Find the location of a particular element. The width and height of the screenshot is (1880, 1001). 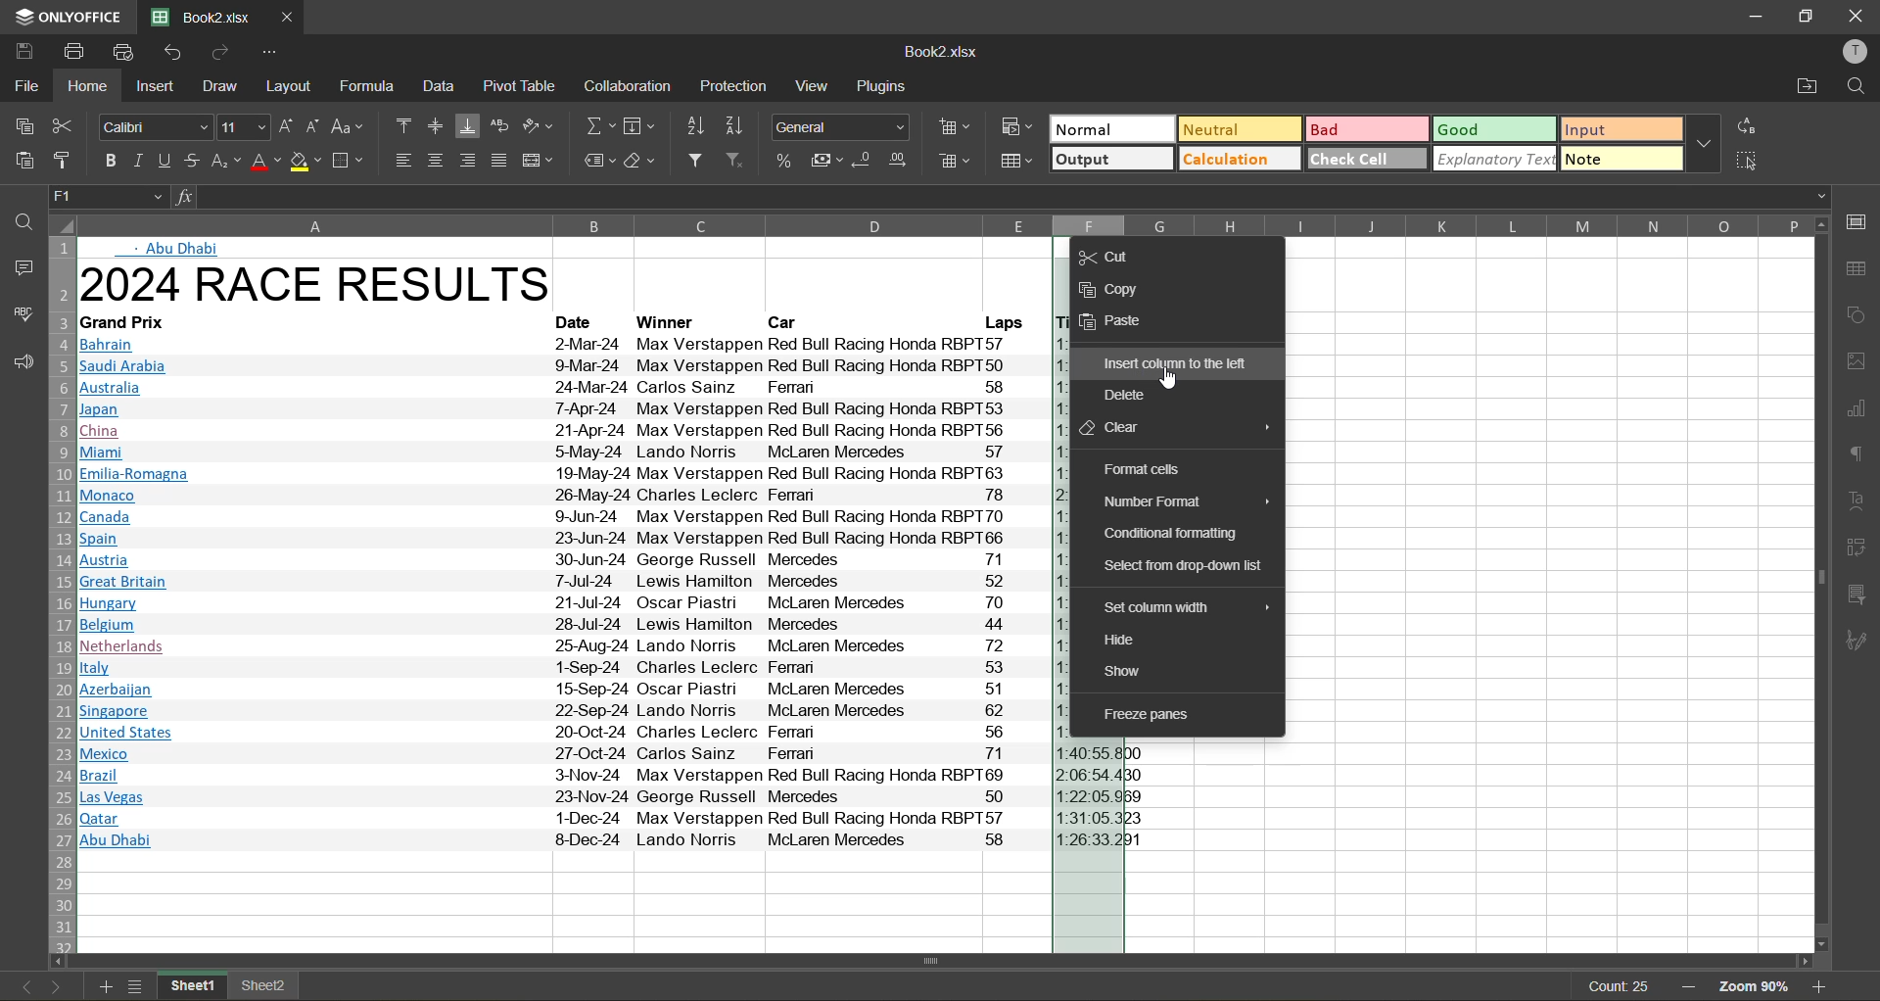

note is located at coordinates (1621, 160).